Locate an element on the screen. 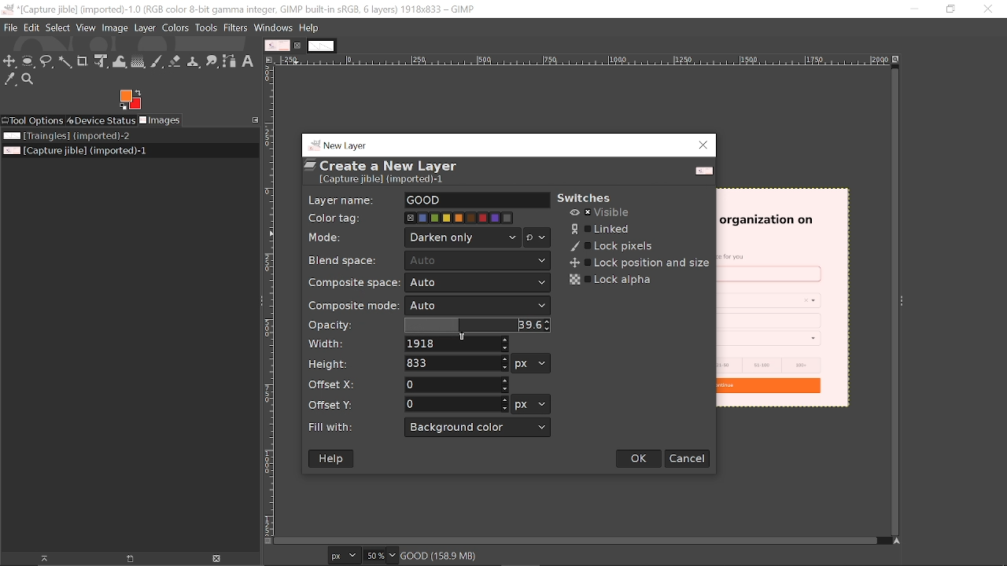 The height and width of the screenshot is (566, 1007). Image file titled "Triangles" is located at coordinates (85, 136).